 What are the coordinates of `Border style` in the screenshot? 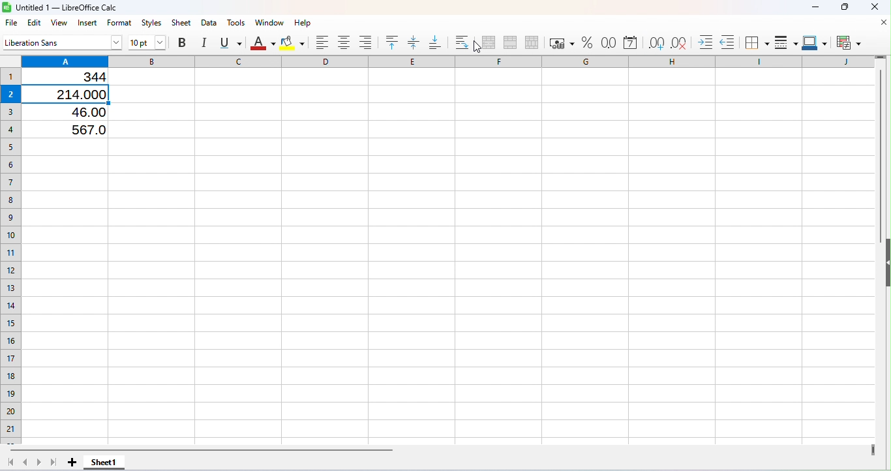 It's located at (784, 42).